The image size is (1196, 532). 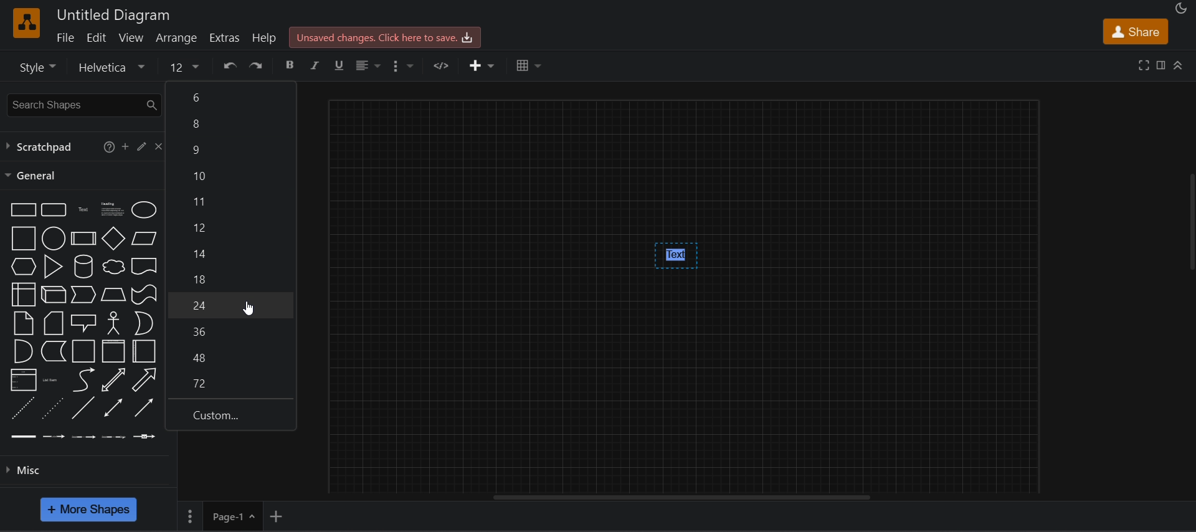 I want to click on style, so click(x=36, y=67).